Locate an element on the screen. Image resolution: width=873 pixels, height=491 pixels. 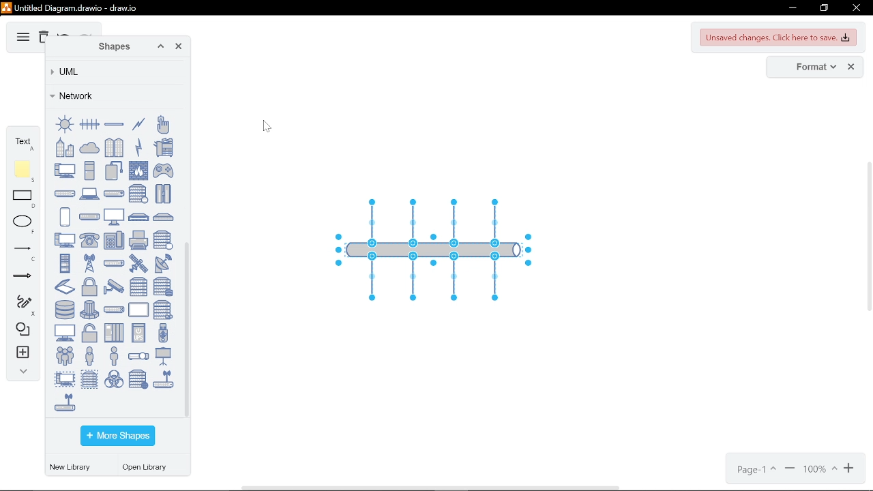
radio tower is located at coordinates (89, 263).